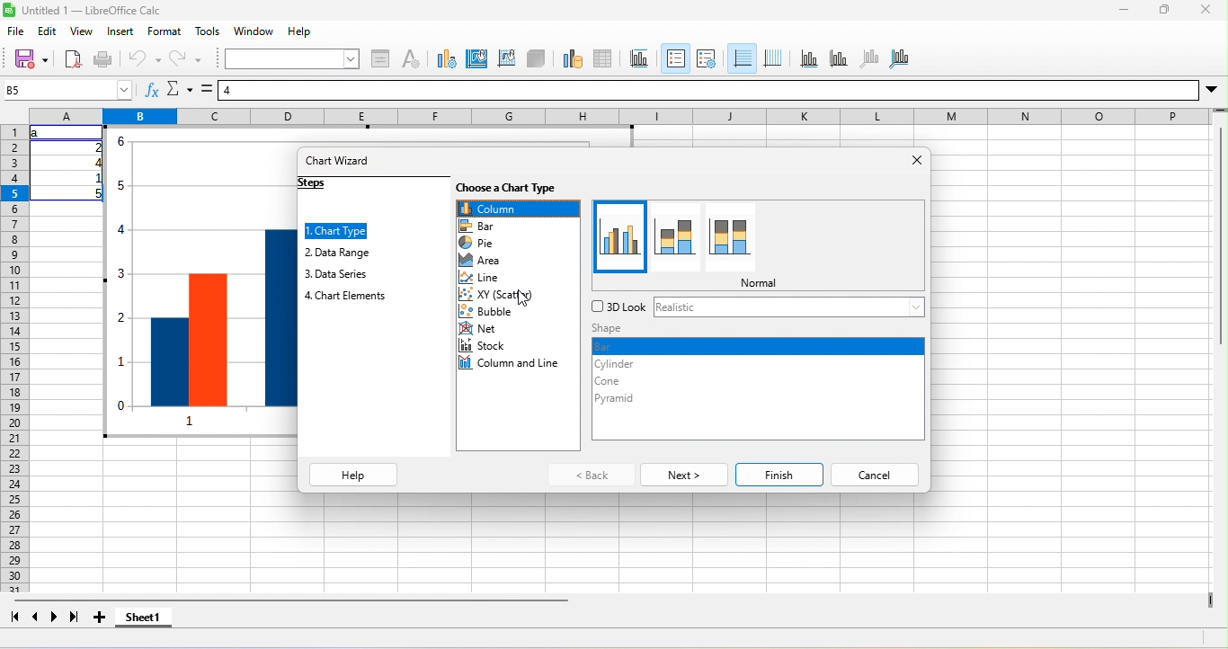 The height and width of the screenshot is (649, 1228). Describe the element at coordinates (313, 183) in the screenshot. I see `steps` at that location.